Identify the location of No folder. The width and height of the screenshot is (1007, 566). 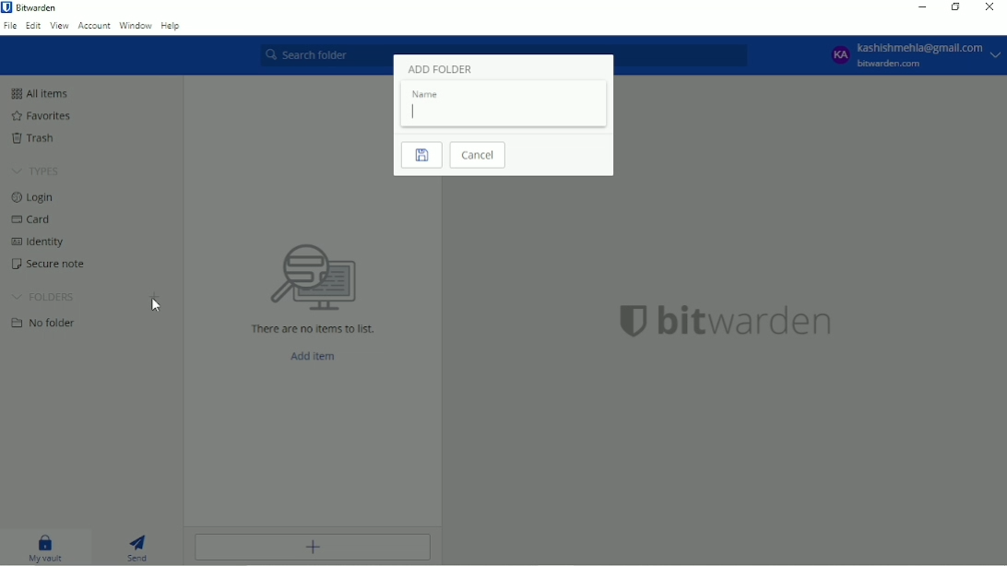
(46, 323).